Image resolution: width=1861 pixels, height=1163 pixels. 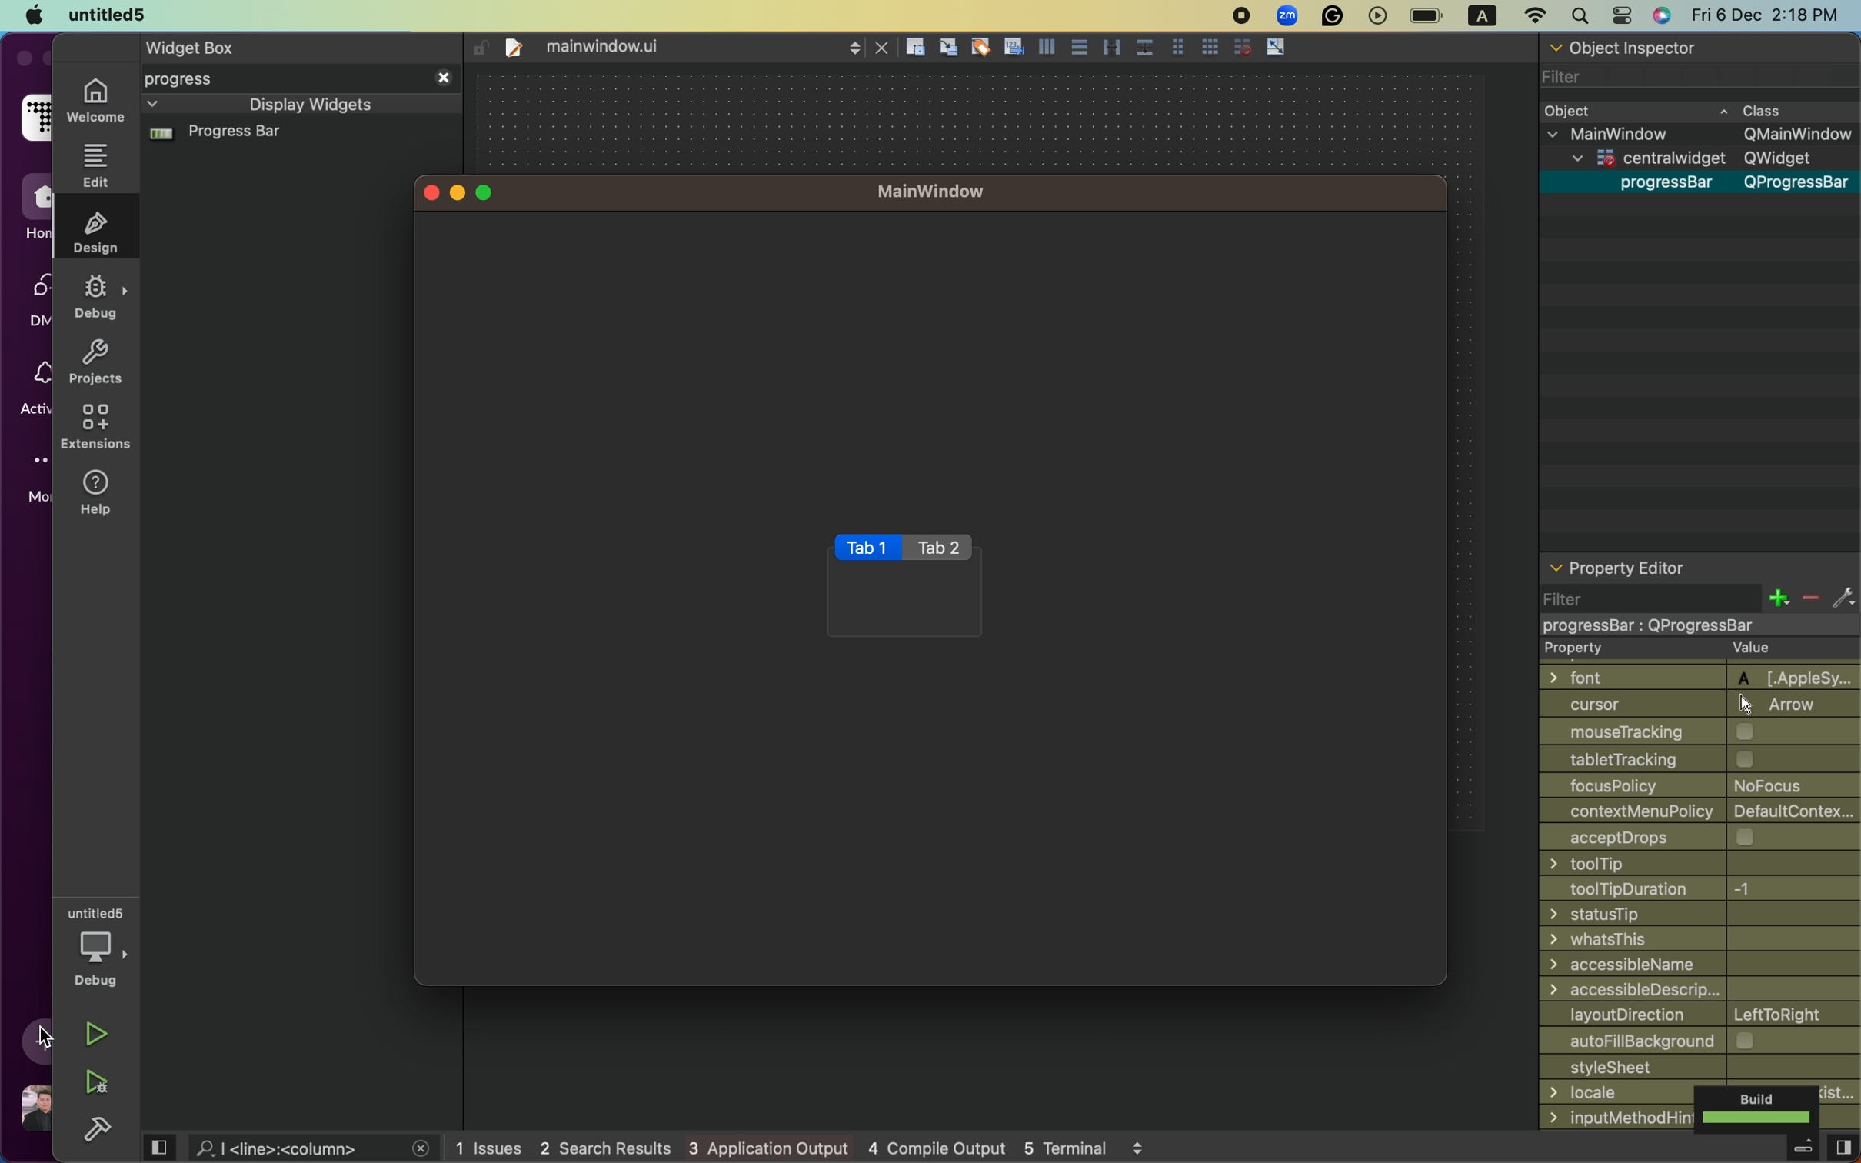 I want to click on file, so click(x=514, y=48).